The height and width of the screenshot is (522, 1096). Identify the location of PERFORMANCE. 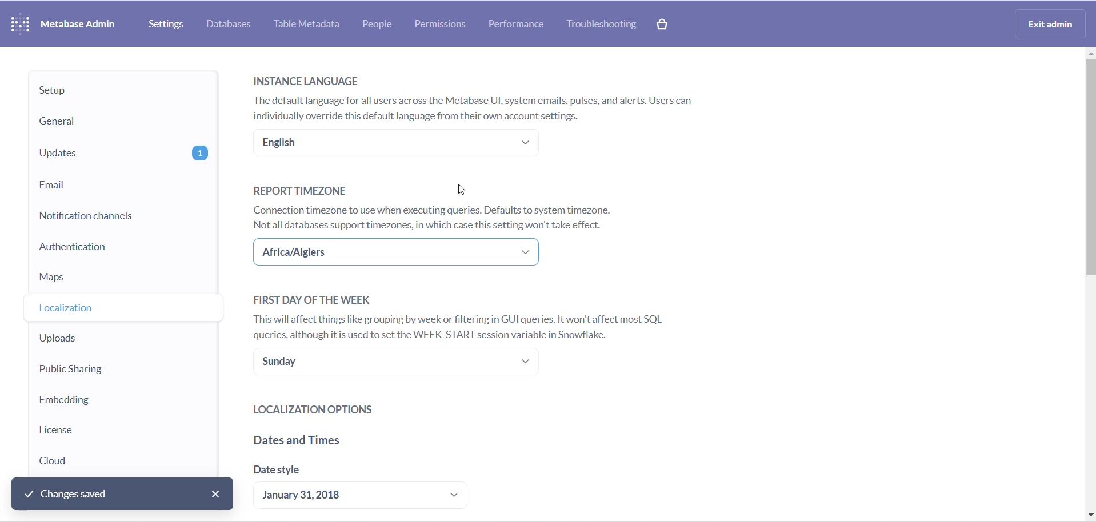
(522, 24).